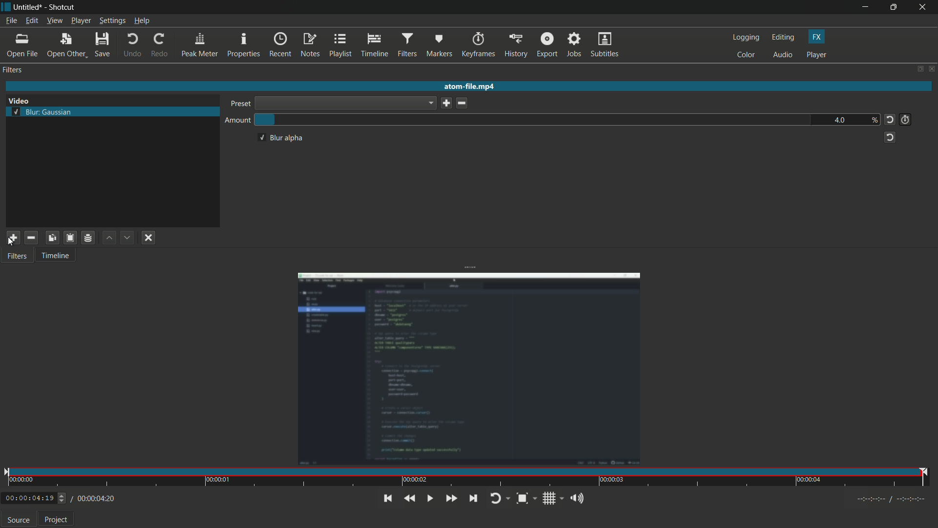 Image resolution: width=938 pixels, height=528 pixels. I want to click on peak meter, so click(198, 46).